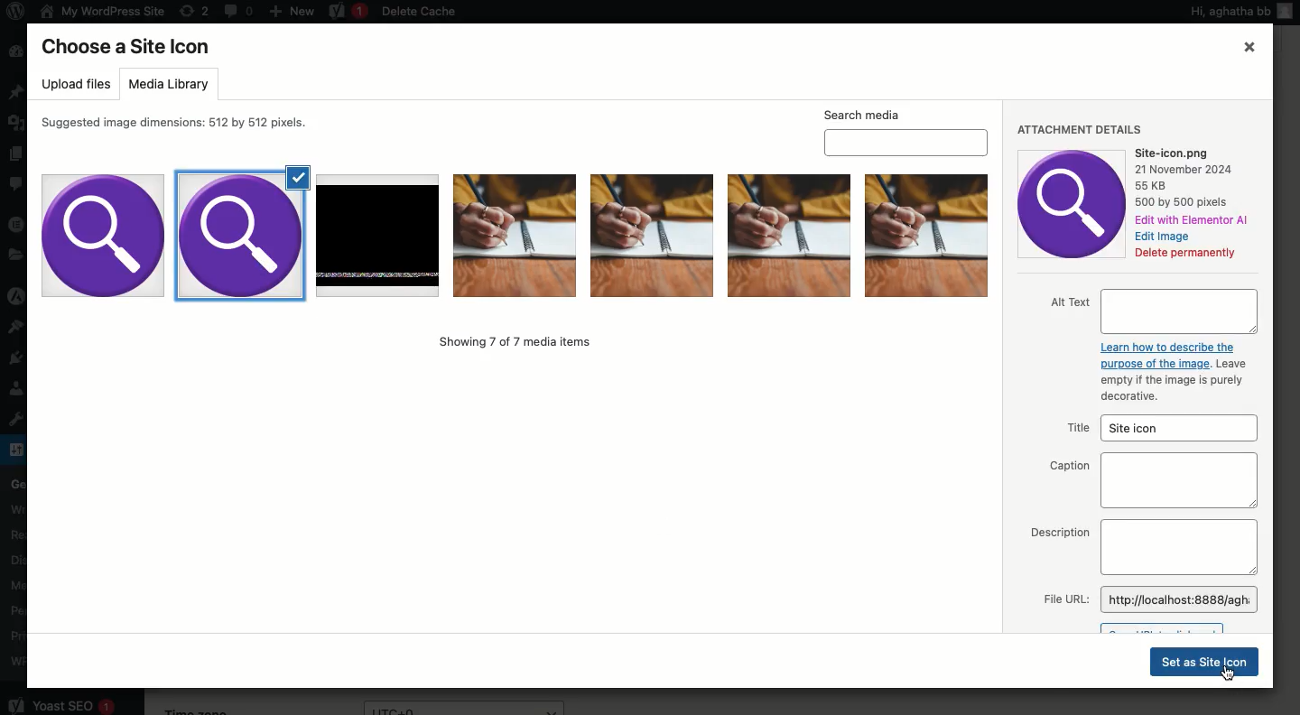  I want to click on Close, so click(1249, 48).